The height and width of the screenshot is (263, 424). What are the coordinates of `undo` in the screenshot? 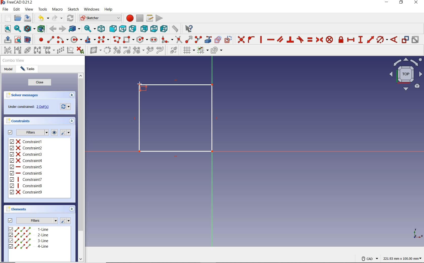 It's located at (44, 19).